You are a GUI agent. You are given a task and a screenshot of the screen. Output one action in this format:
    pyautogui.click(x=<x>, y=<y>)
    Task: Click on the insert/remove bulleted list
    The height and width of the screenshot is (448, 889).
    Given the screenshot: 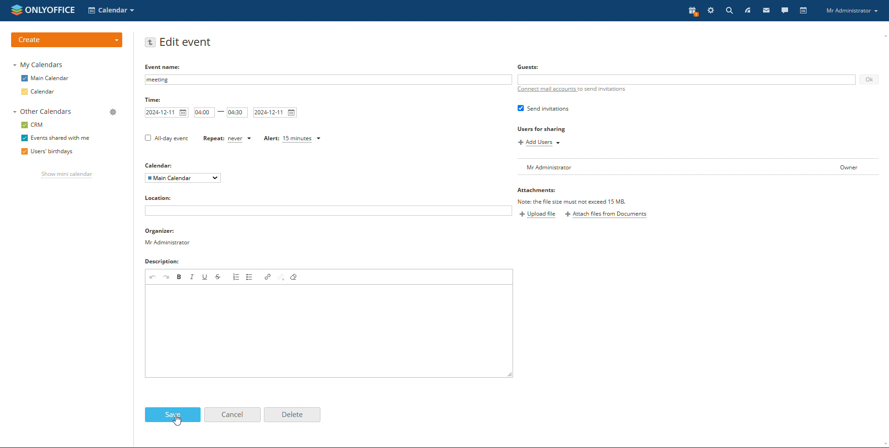 What is the action you would take?
    pyautogui.click(x=250, y=277)
    